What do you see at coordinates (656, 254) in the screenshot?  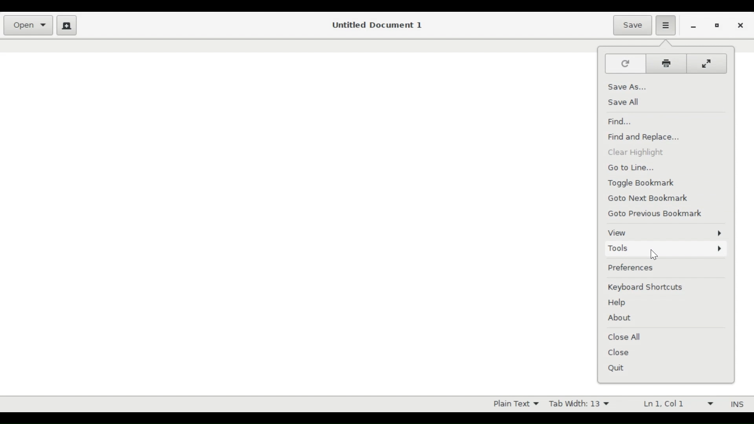 I see `Cursor` at bounding box center [656, 254].